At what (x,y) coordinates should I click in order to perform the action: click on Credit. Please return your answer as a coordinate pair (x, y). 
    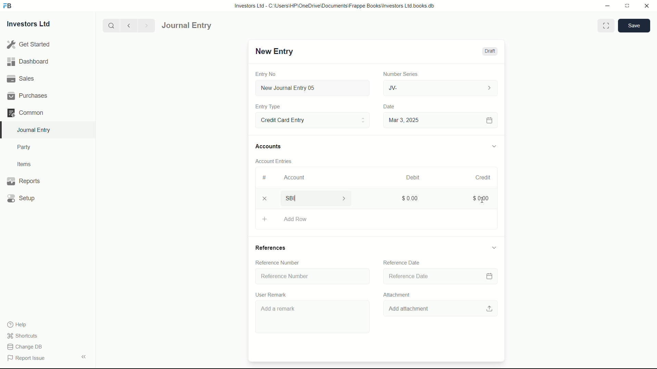
    Looking at the image, I should click on (480, 178).